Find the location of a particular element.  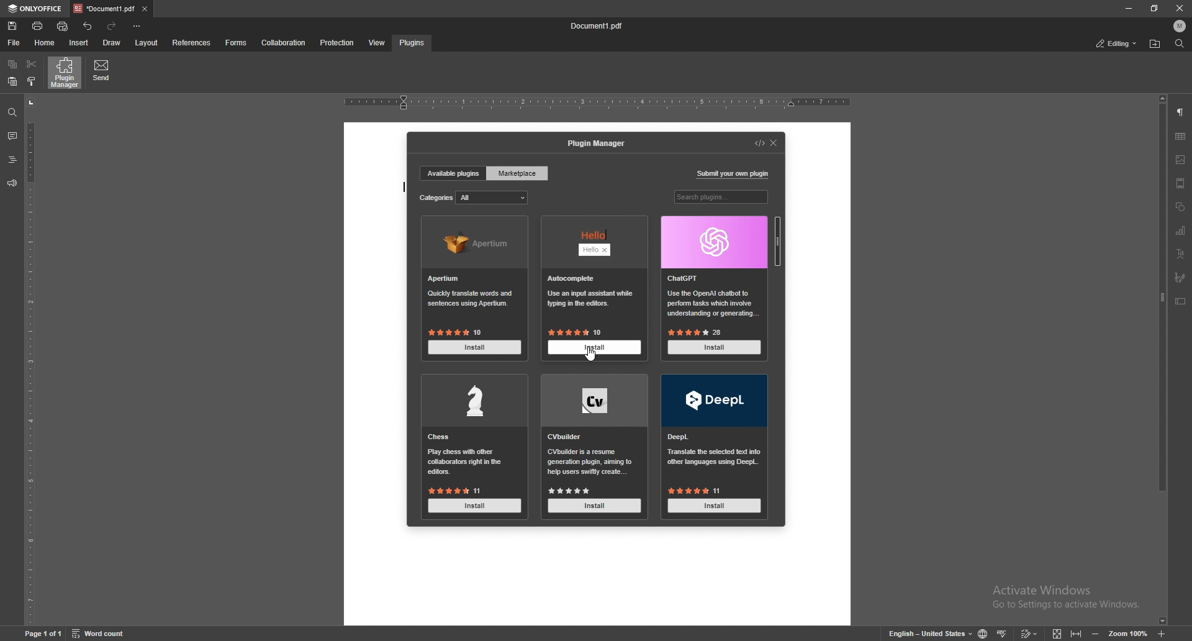

document is located at coordinates (596, 127).